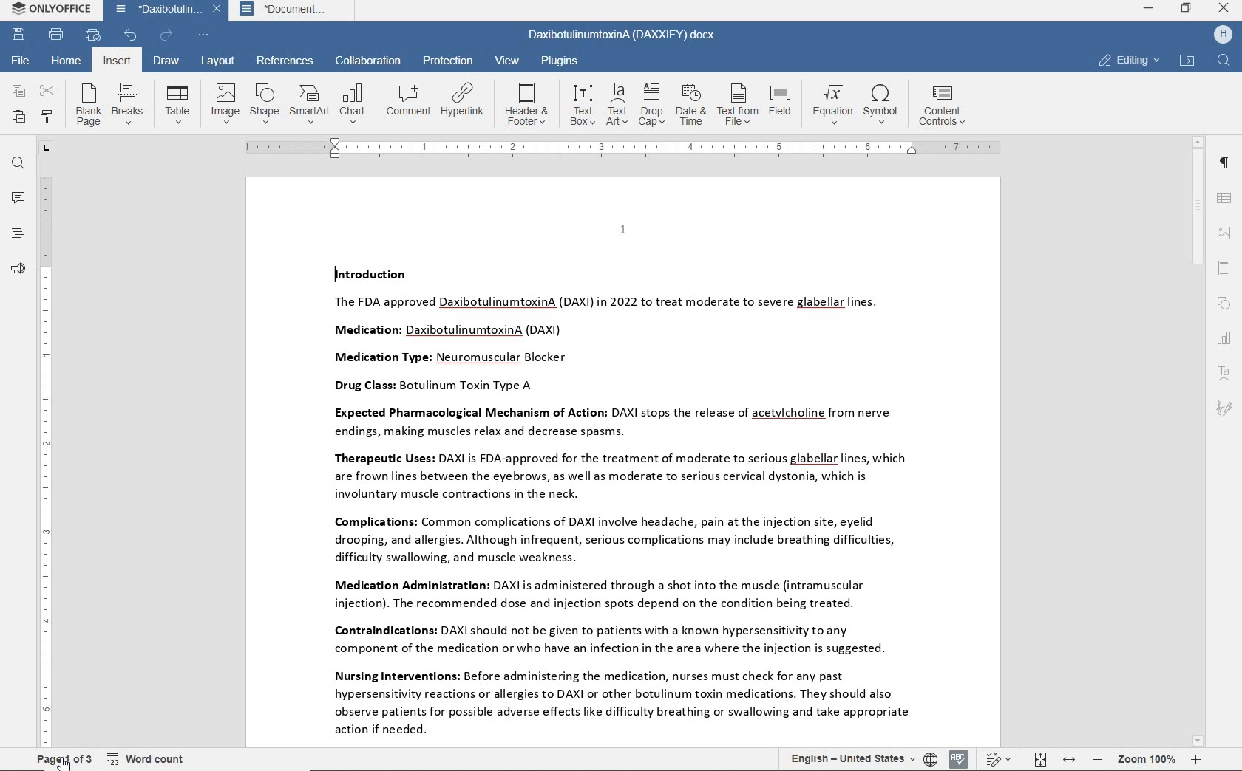 The width and height of the screenshot is (1242, 771). I want to click on collaboration, so click(369, 61).